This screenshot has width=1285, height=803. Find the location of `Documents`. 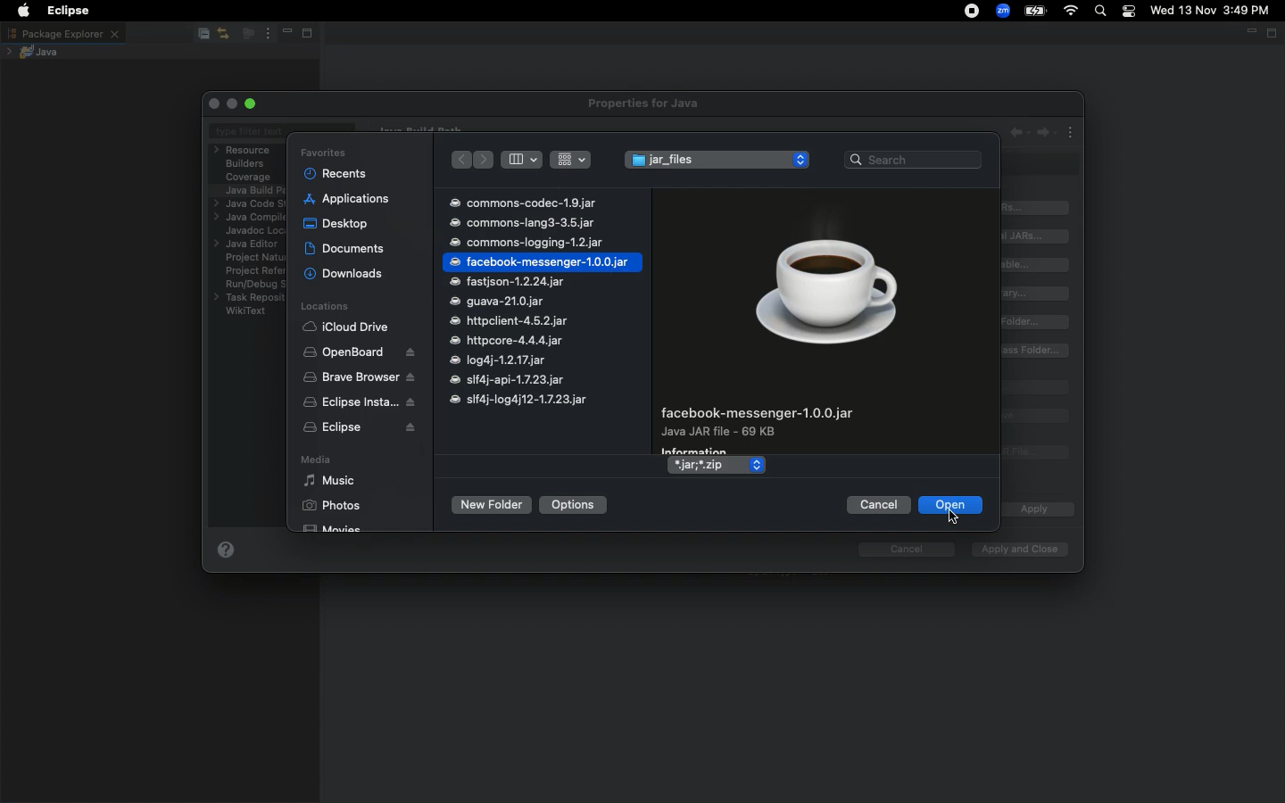

Documents is located at coordinates (346, 248).